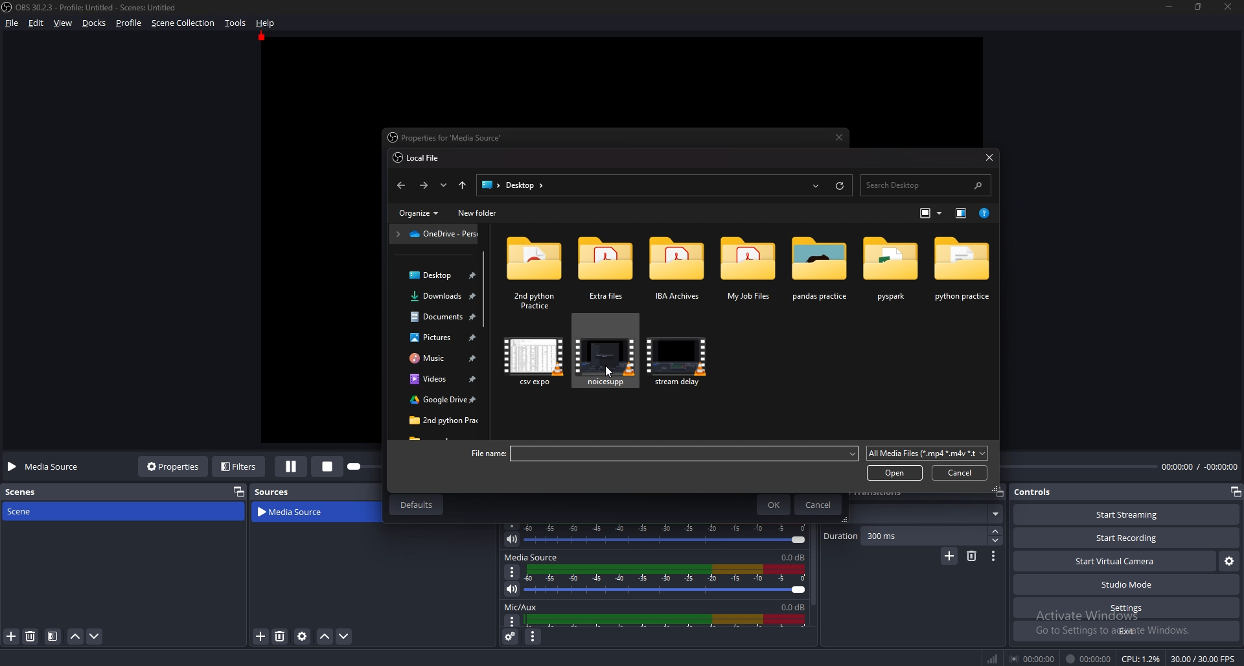 The width and height of the screenshot is (1244, 666). I want to click on virtual camera settings, so click(1228, 560).